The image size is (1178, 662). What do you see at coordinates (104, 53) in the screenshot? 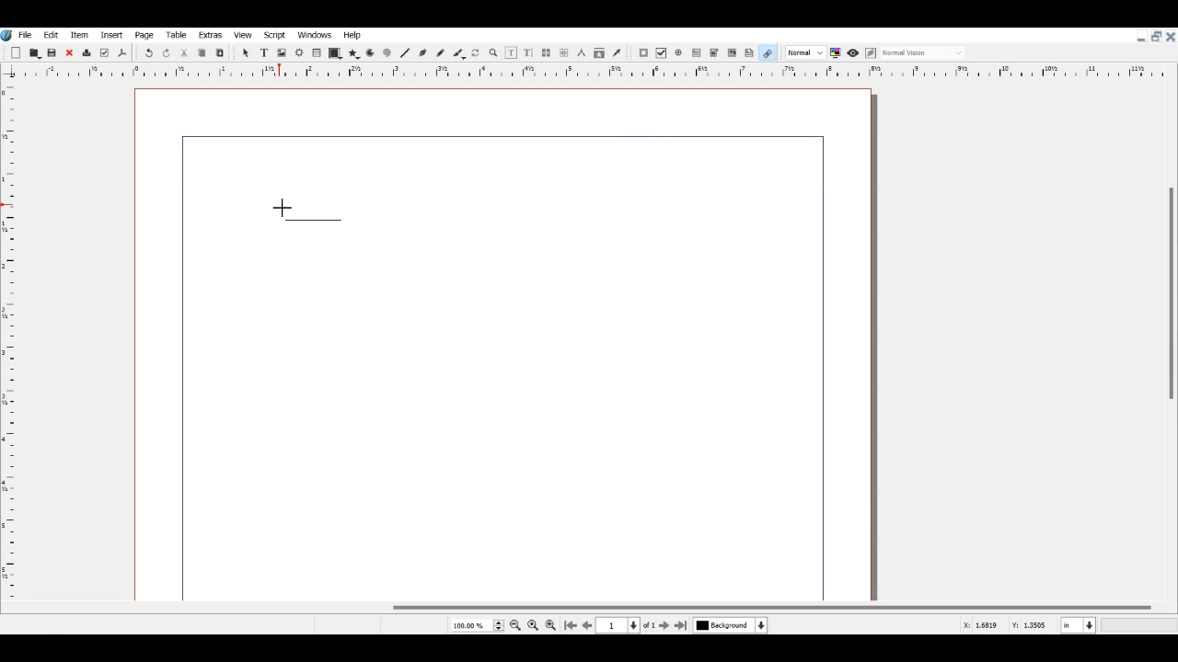
I see `Preflight verifier` at bounding box center [104, 53].